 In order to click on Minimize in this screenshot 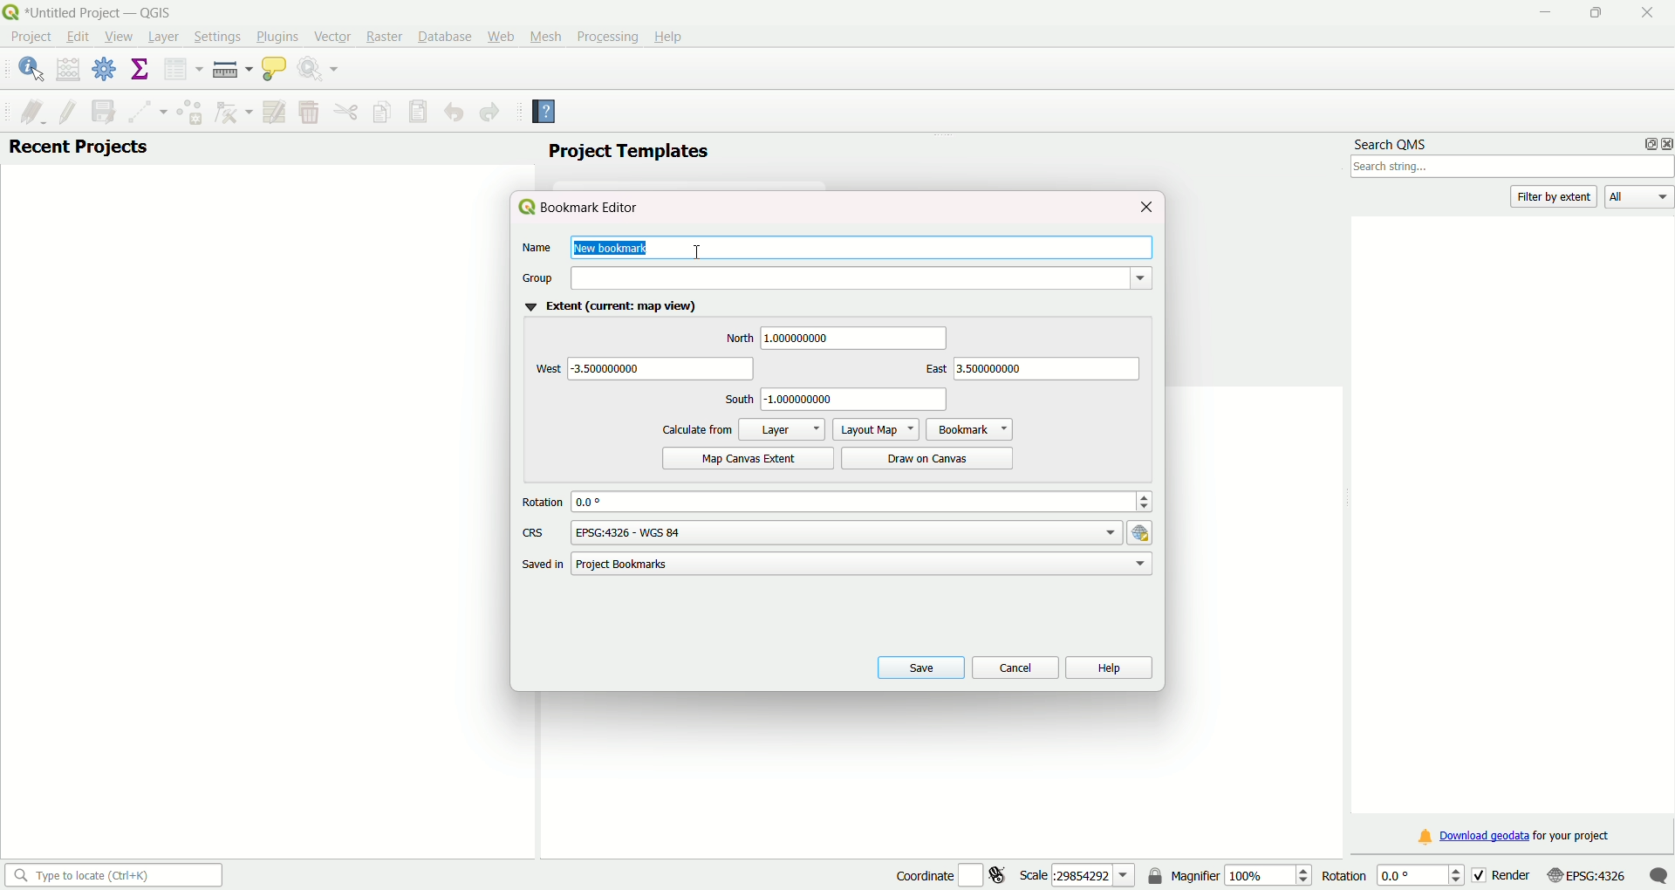, I will do `click(1543, 14)`.